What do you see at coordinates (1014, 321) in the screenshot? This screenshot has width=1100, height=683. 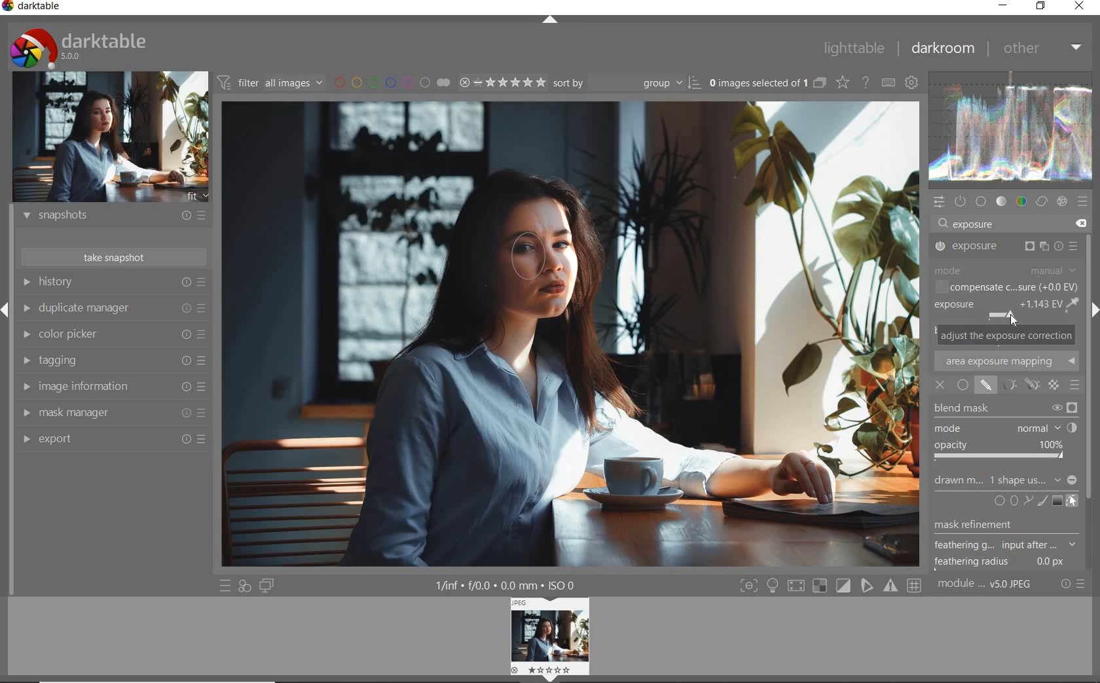 I see `CURSOR` at bounding box center [1014, 321].